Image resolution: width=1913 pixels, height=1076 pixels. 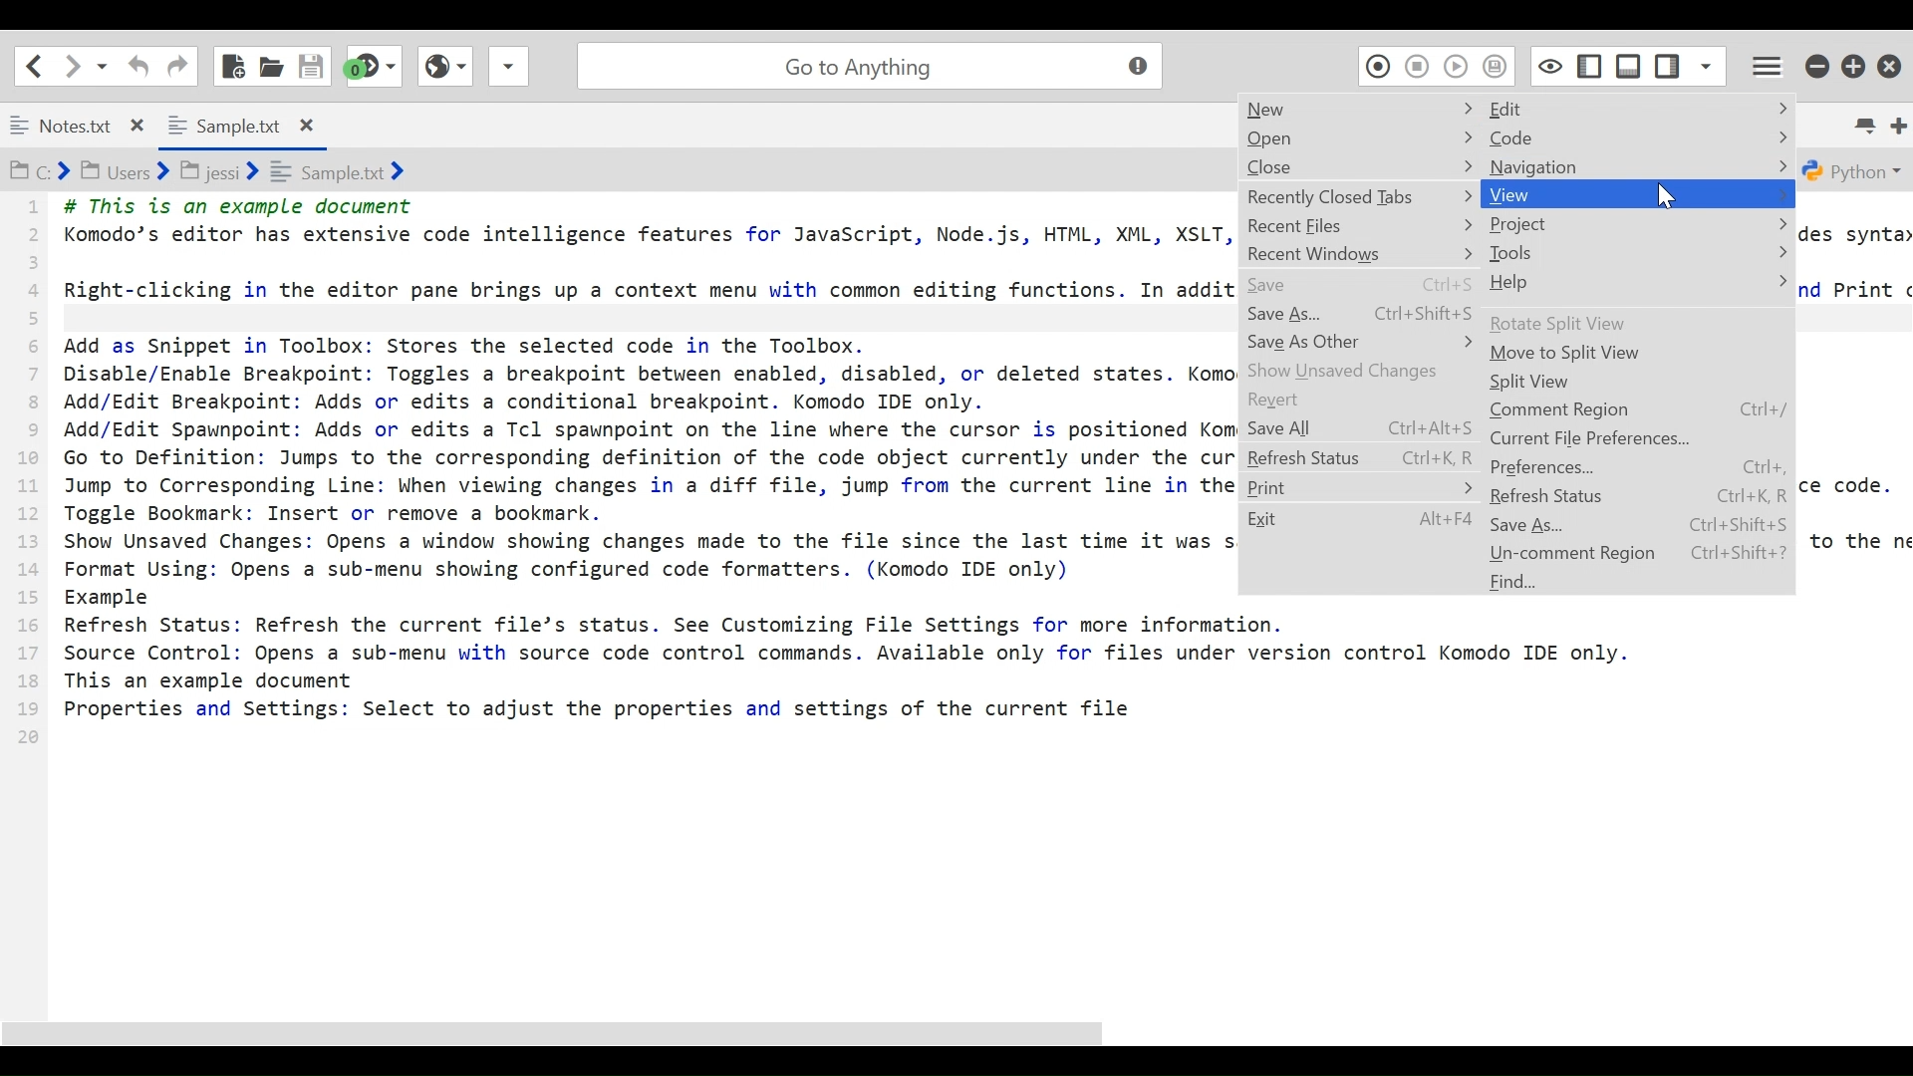 I want to click on Save As... Ctrl+Shift+S, so click(x=1639, y=524).